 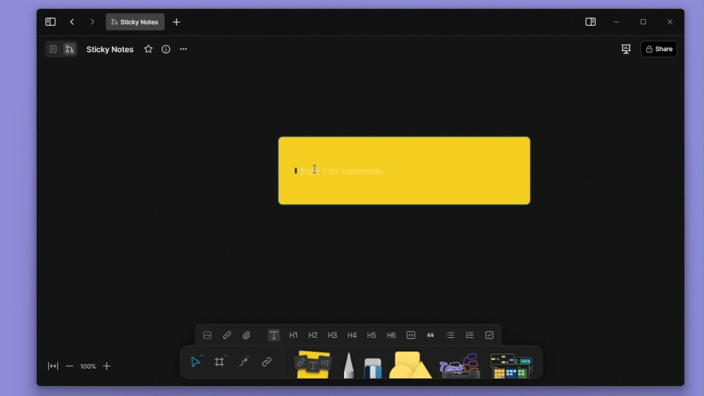 What do you see at coordinates (270, 362) in the screenshot?
I see `link` at bounding box center [270, 362].